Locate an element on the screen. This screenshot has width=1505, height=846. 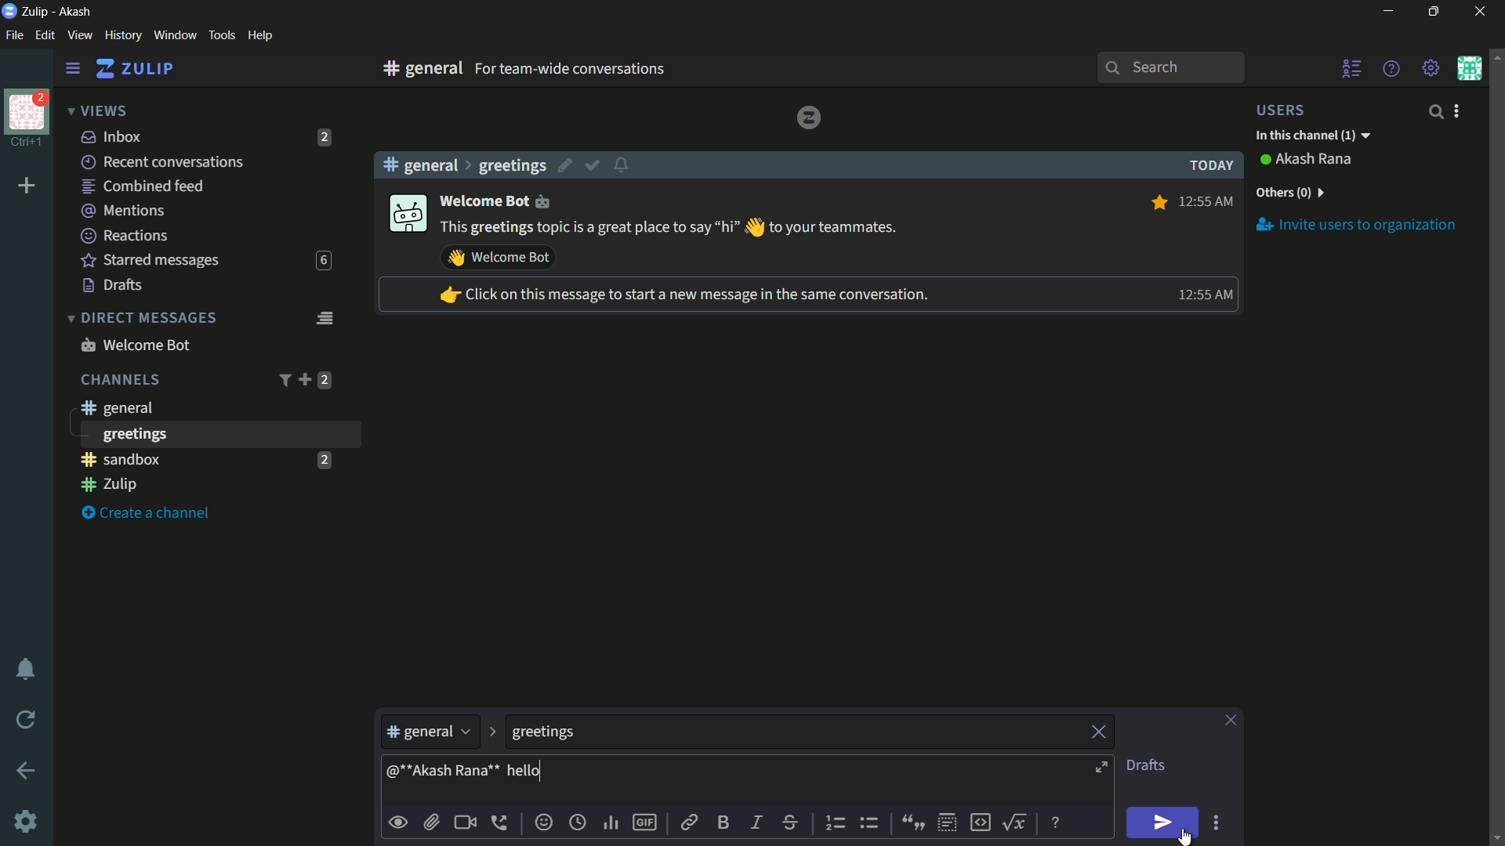
cursor is located at coordinates (1184, 838).